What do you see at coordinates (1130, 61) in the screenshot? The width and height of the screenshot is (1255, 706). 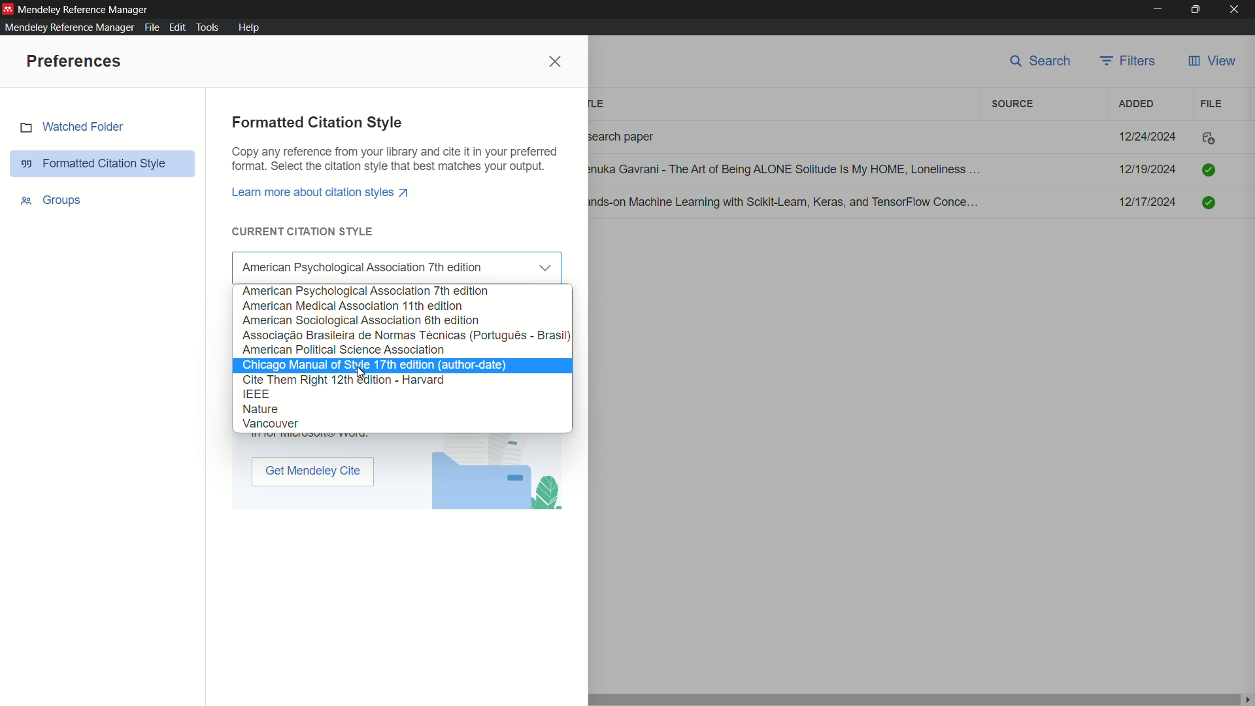 I see `filters` at bounding box center [1130, 61].